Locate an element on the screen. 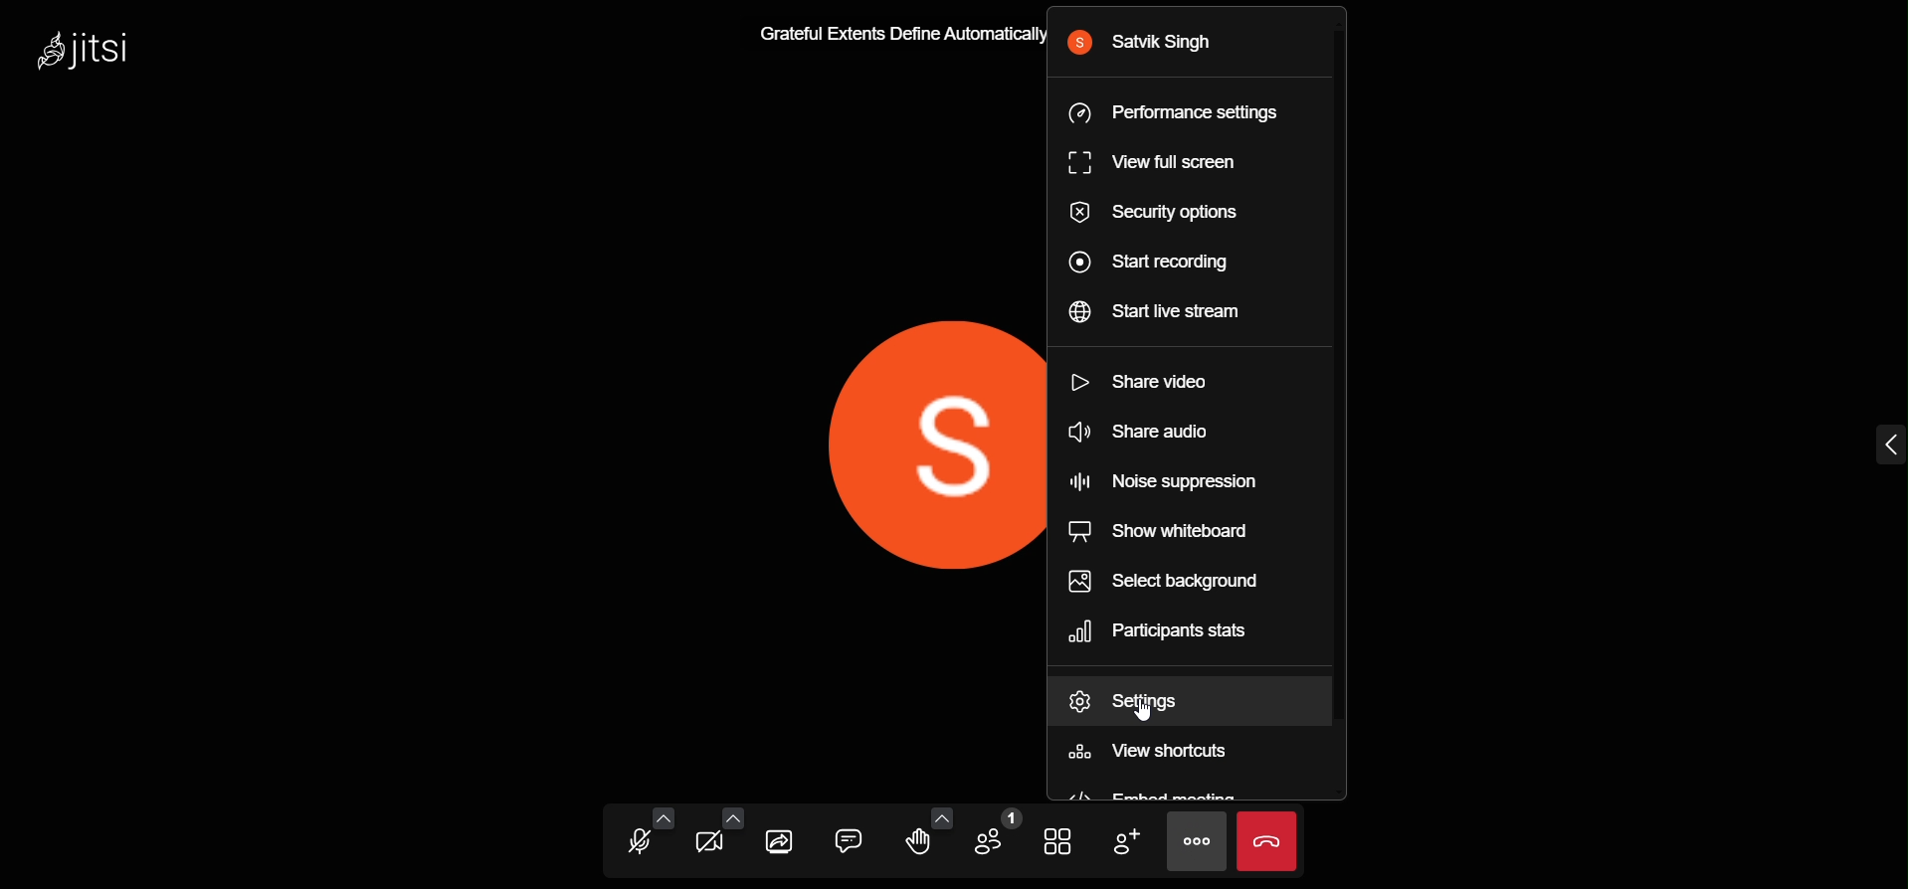 This screenshot has height=889, width=1908. security options is located at coordinates (1170, 216).